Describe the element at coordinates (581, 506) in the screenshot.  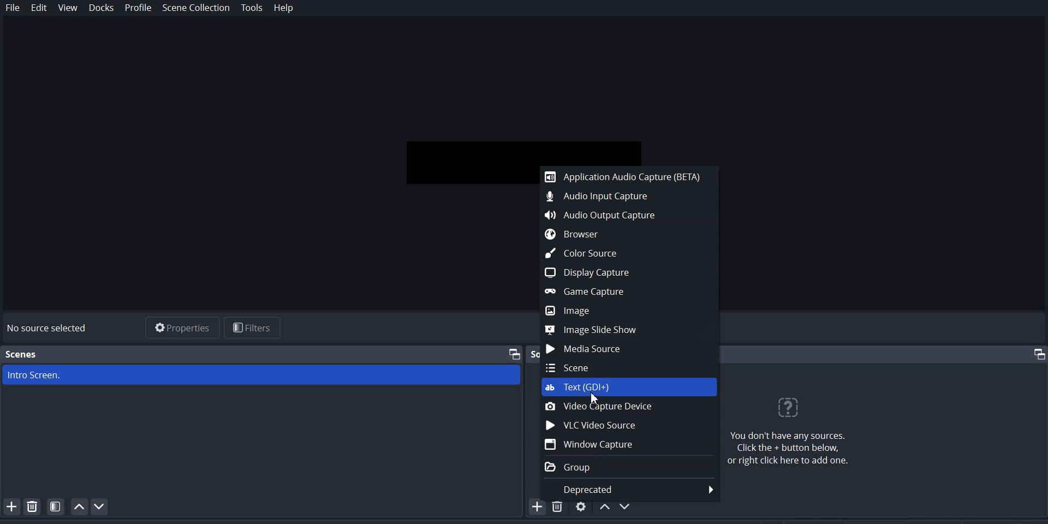
I see `open source properties` at that location.